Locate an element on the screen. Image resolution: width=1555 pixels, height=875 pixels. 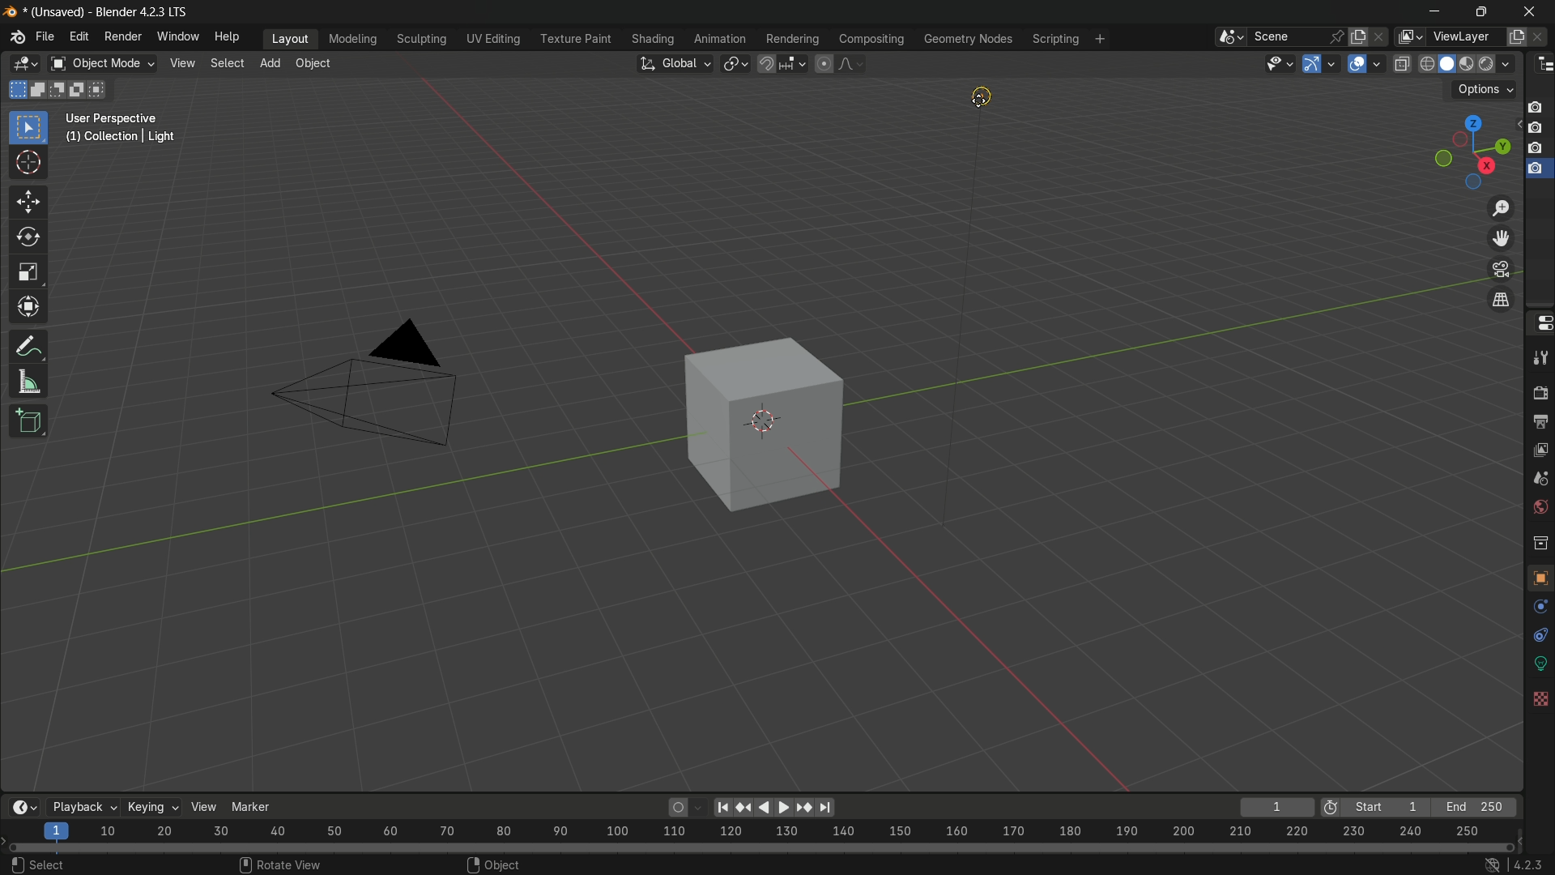
compositing menu is located at coordinates (869, 40).